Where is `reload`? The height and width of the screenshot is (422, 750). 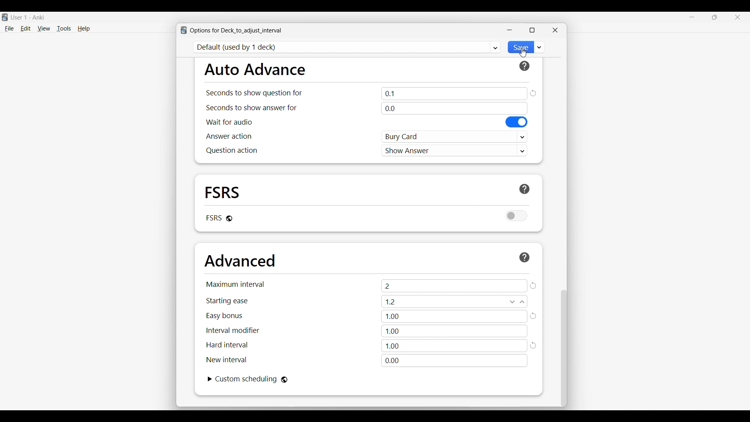
reload is located at coordinates (534, 316).